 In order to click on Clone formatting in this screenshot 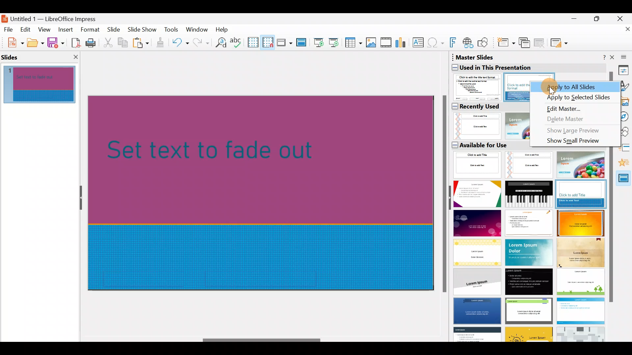, I will do `click(161, 43)`.